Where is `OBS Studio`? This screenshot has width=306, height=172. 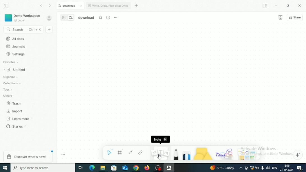
OBS Studio is located at coordinates (158, 168).